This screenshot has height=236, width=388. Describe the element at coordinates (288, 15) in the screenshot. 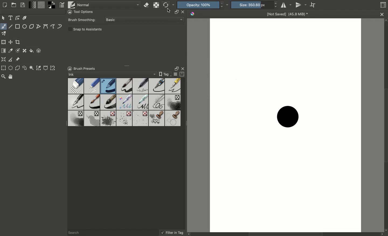

I see `Name` at that location.